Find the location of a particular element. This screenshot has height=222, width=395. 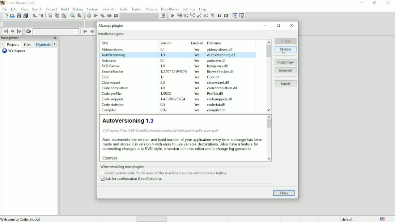

Replace is located at coordinates (79, 16).